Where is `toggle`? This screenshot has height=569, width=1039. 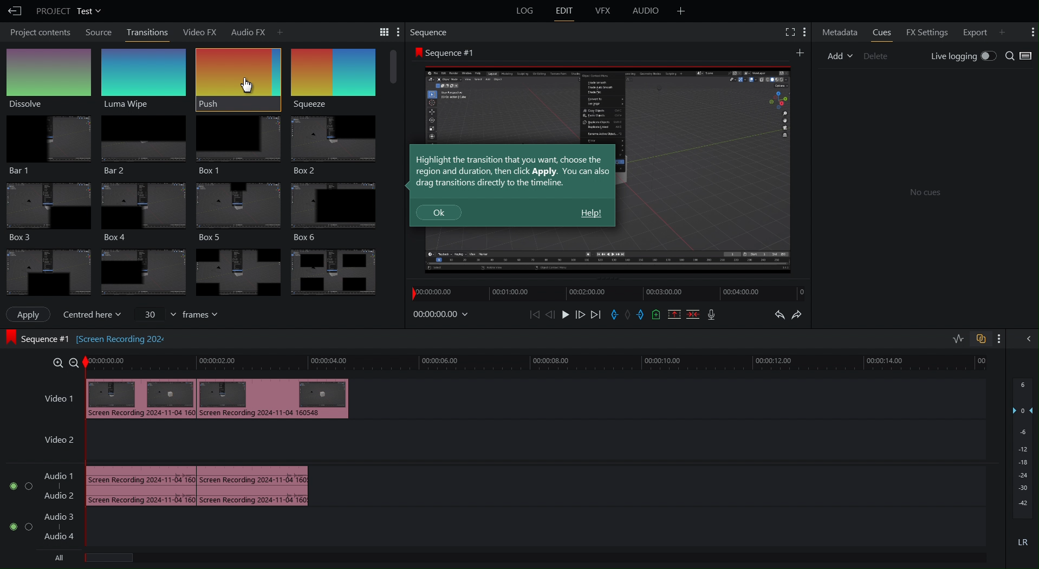 toggle is located at coordinates (10, 489).